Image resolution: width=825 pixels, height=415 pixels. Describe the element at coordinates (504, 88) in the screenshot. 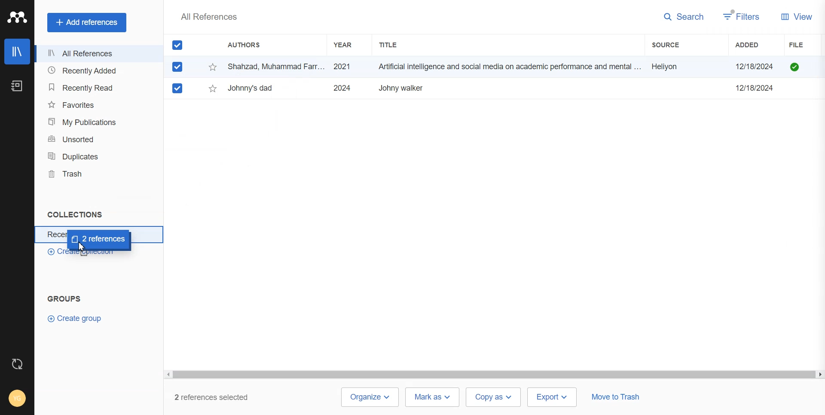

I see `Ezquerro, L.; Coimbra, R.; ... 2023 Large dinosaur egg accumulations and their significance for understanding ne... Geoscience Frontiers ~~ 12/18/2024` at that location.